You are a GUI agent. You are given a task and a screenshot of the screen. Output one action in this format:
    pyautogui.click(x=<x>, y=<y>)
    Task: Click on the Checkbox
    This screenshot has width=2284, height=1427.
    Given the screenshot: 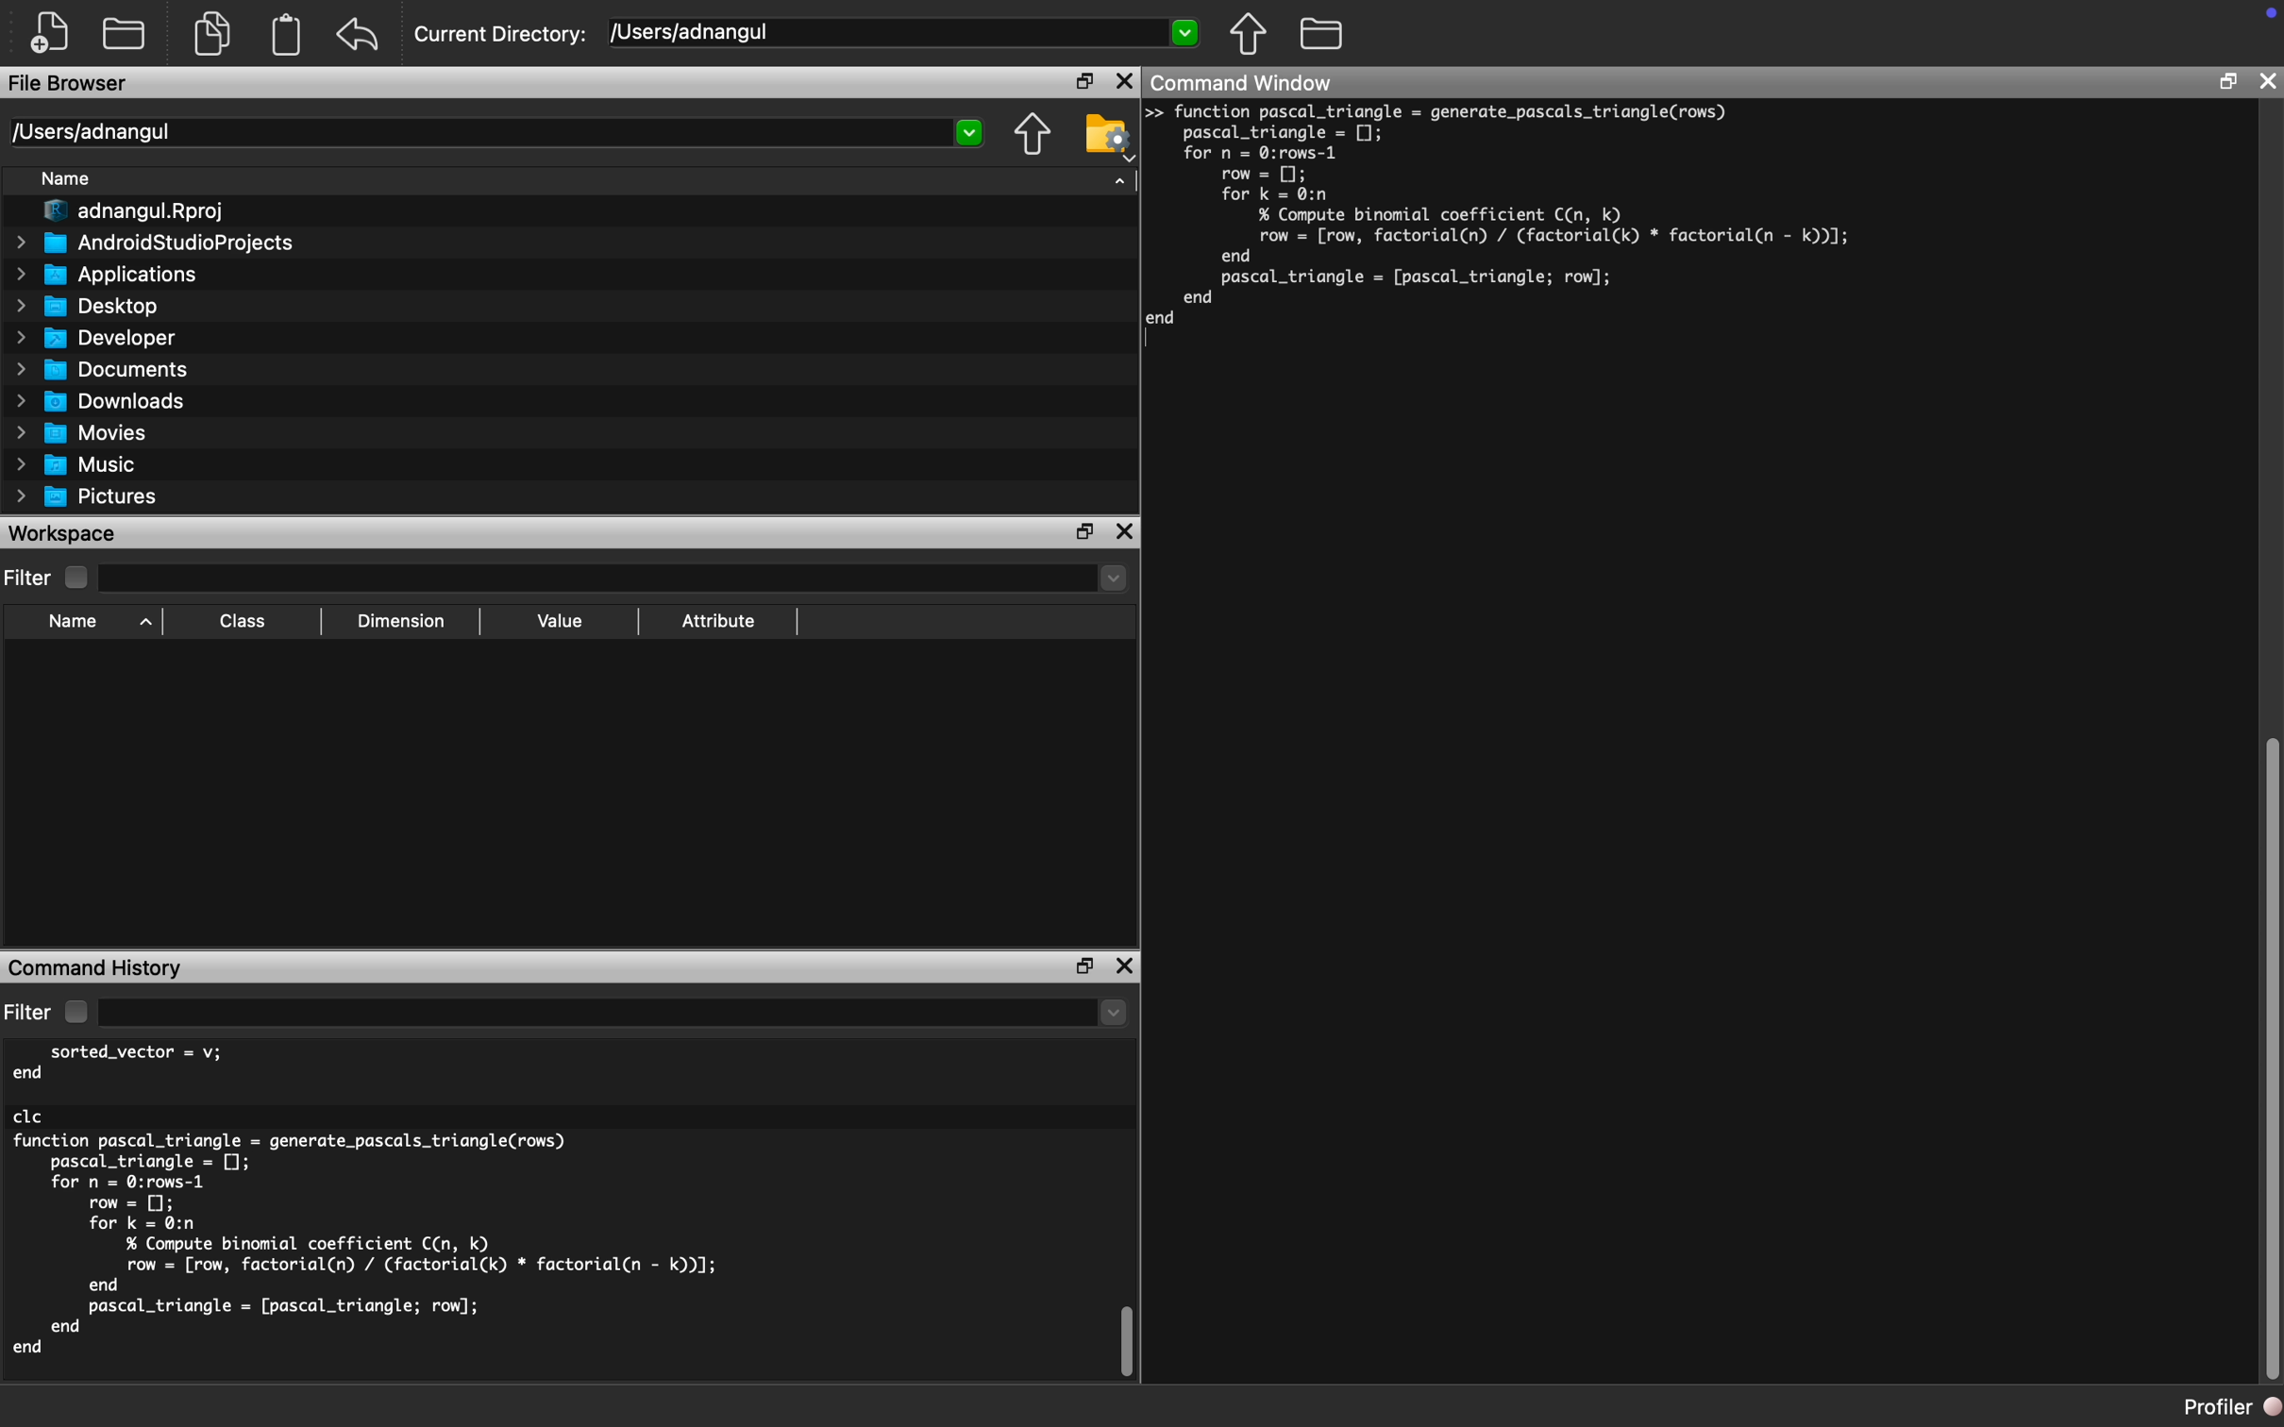 What is the action you would take?
    pyautogui.click(x=76, y=1011)
    